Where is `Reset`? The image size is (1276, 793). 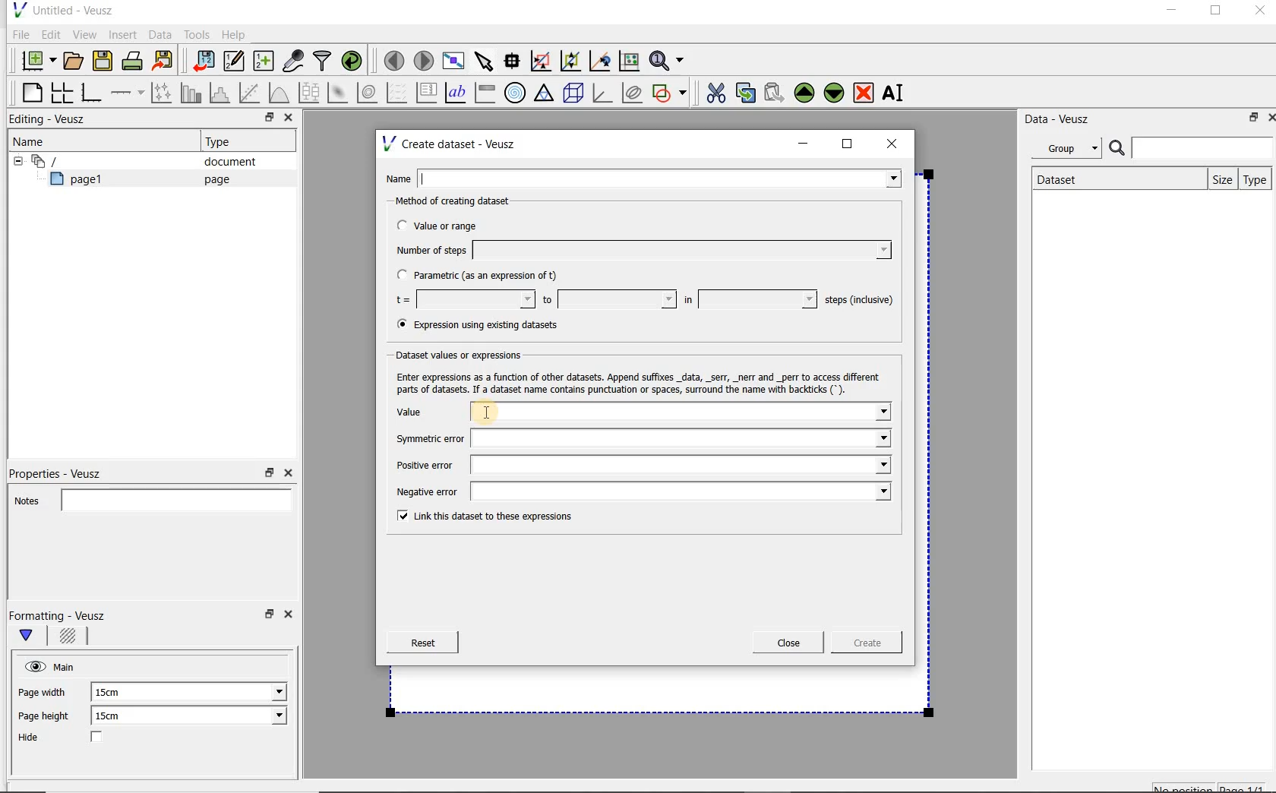 Reset is located at coordinates (422, 643).